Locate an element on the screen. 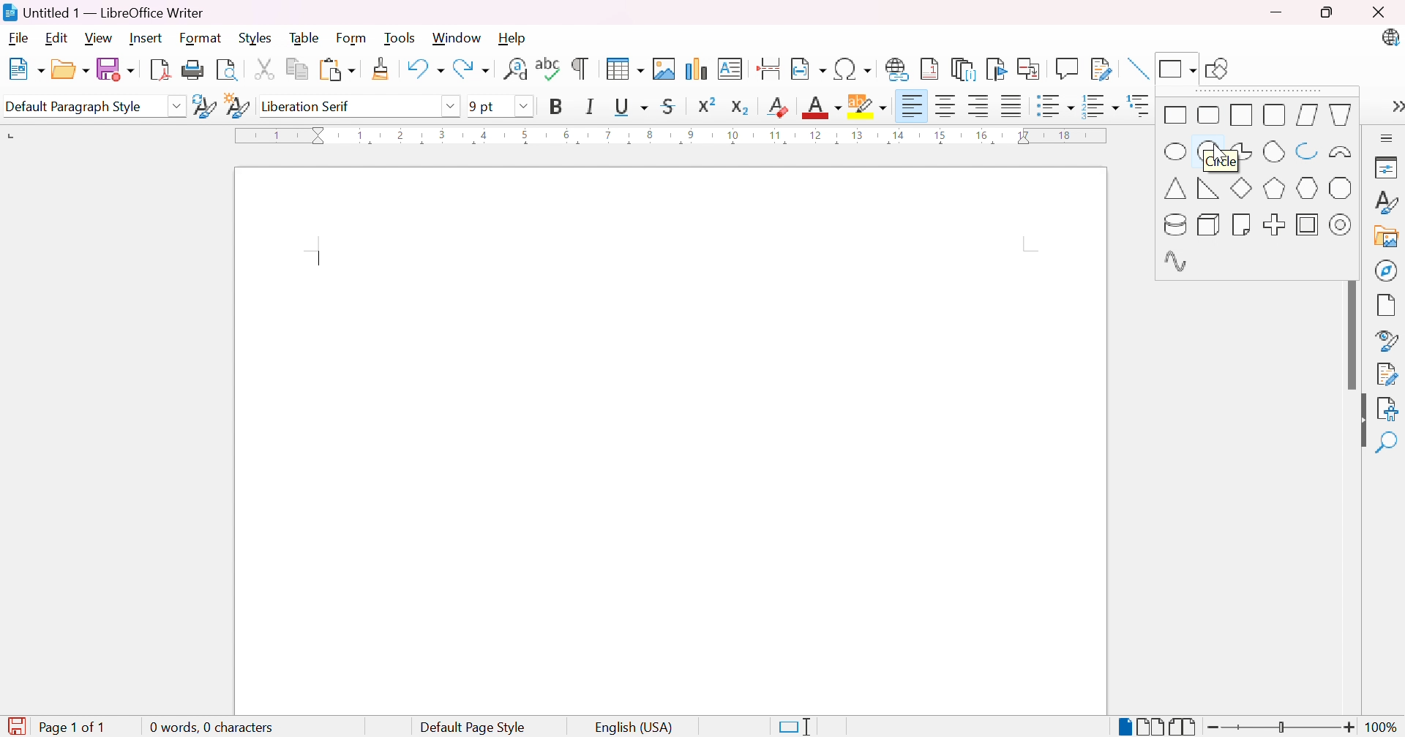 This screenshot has width=1405, height=737. Align left is located at coordinates (913, 107).